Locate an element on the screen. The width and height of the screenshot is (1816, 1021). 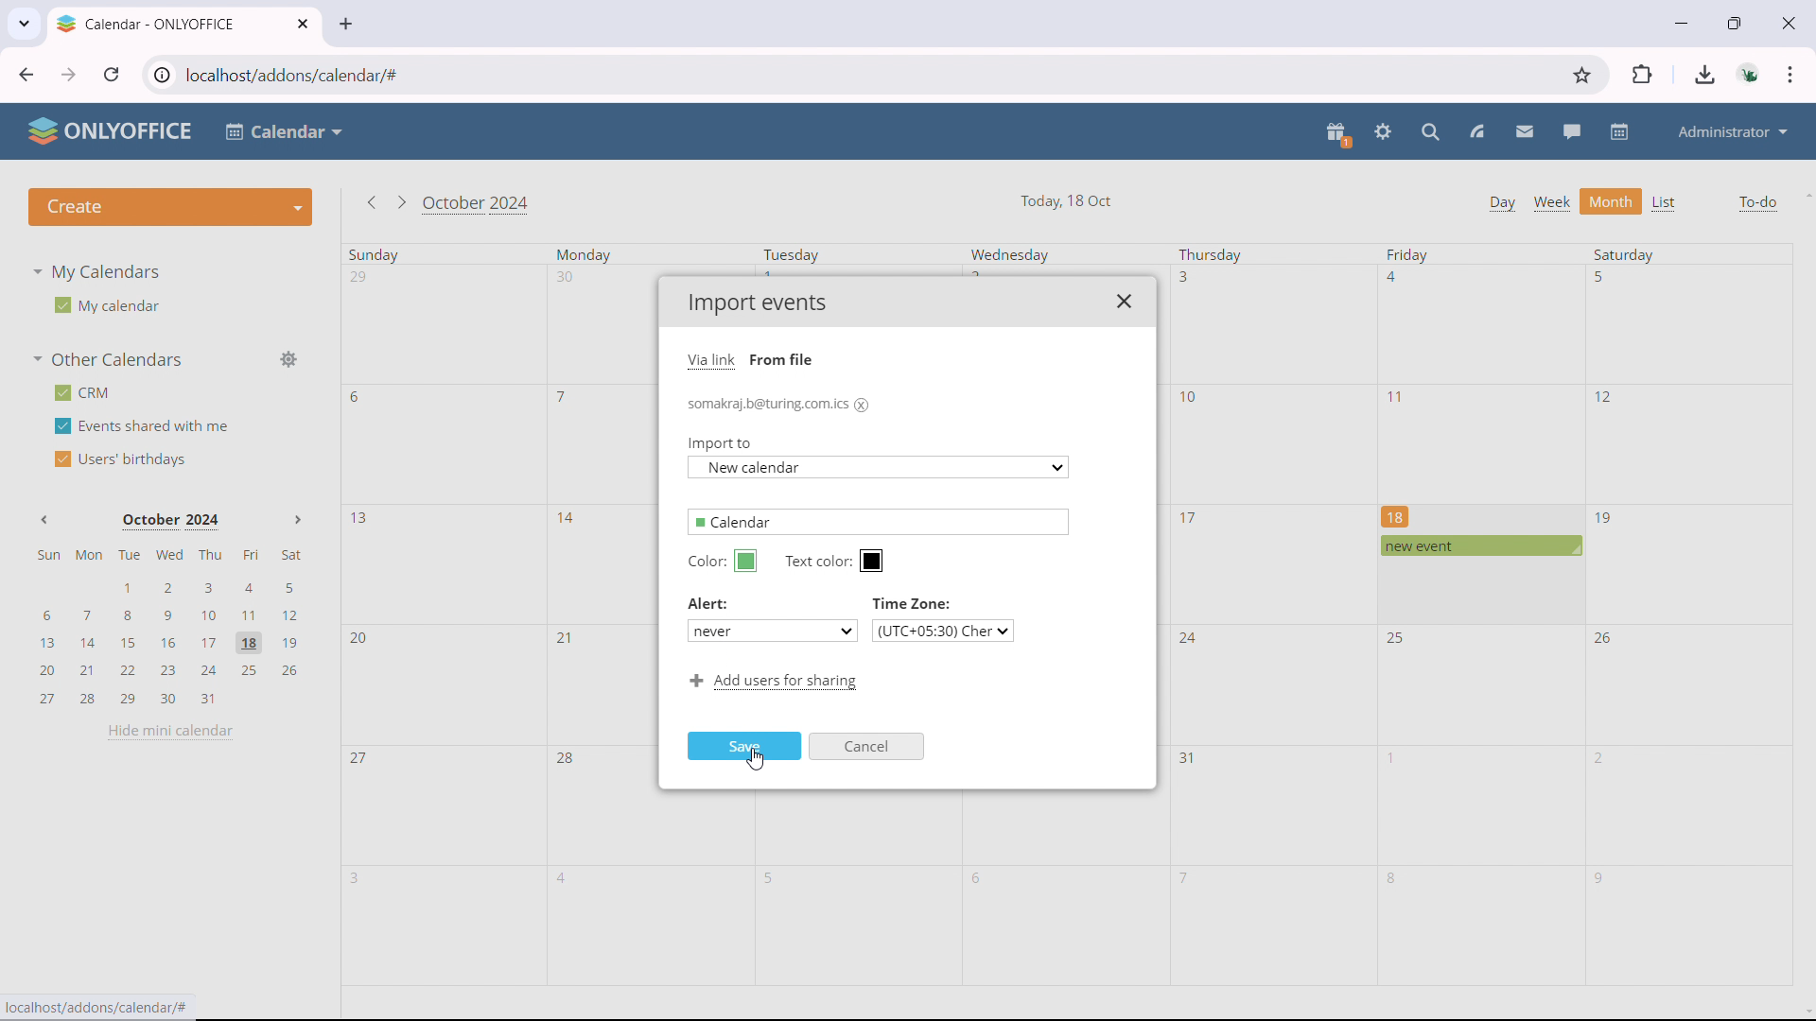
scroll down is located at coordinates (1805, 1013).